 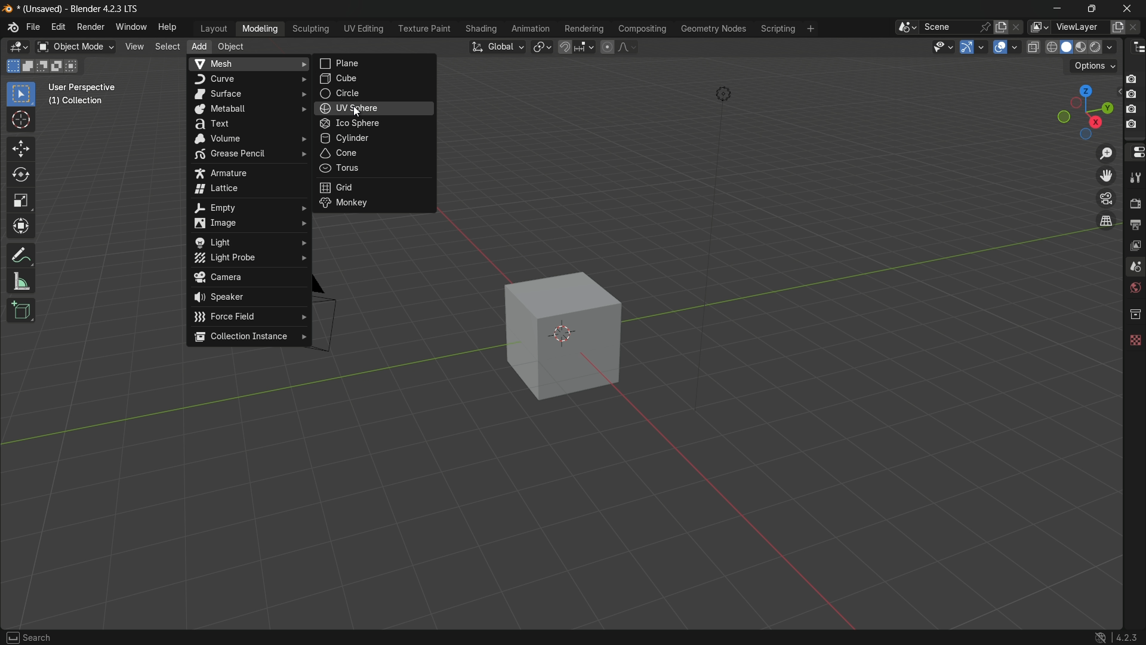 I want to click on surface, so click(x=249, y=93).